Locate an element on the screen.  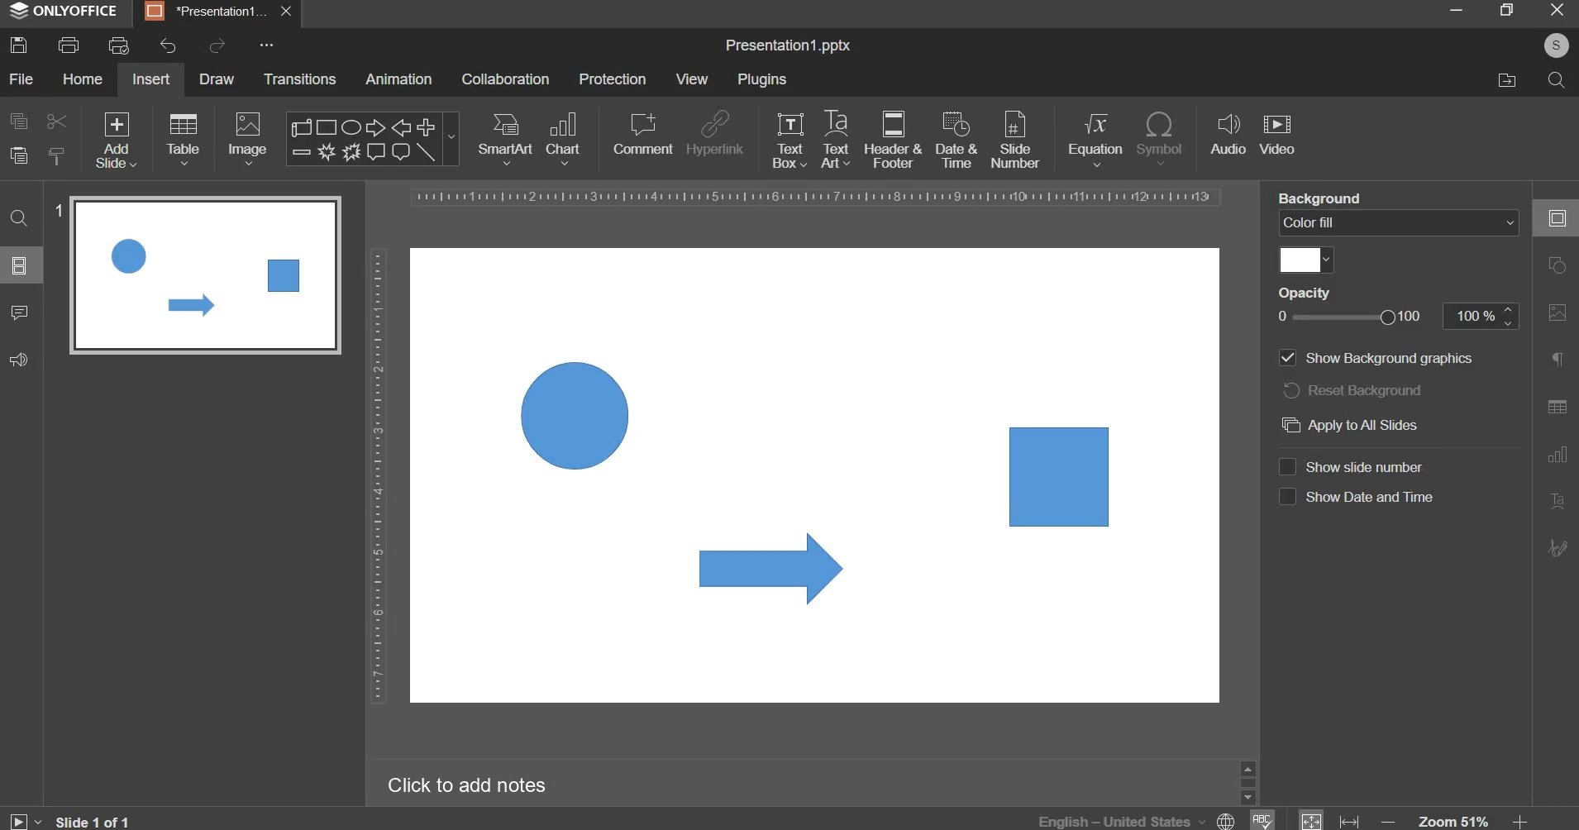
Opacity is located at coordinates (1309, 293).